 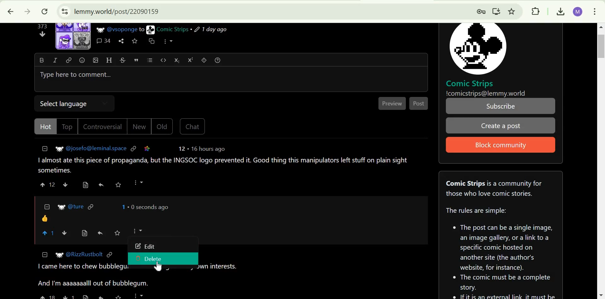 What do you see at coordinates (120, 296) in the screenshot?
I see `save` at bounding box center [120, 296].